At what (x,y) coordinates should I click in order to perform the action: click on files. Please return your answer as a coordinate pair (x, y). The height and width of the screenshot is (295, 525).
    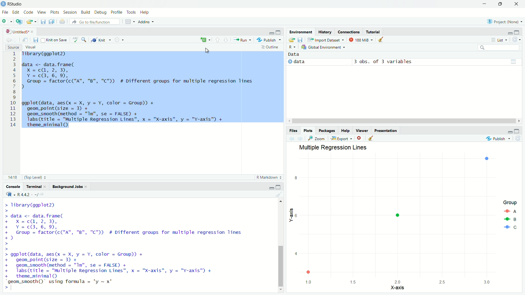
    Looking at the image, I should click on (36, 40).